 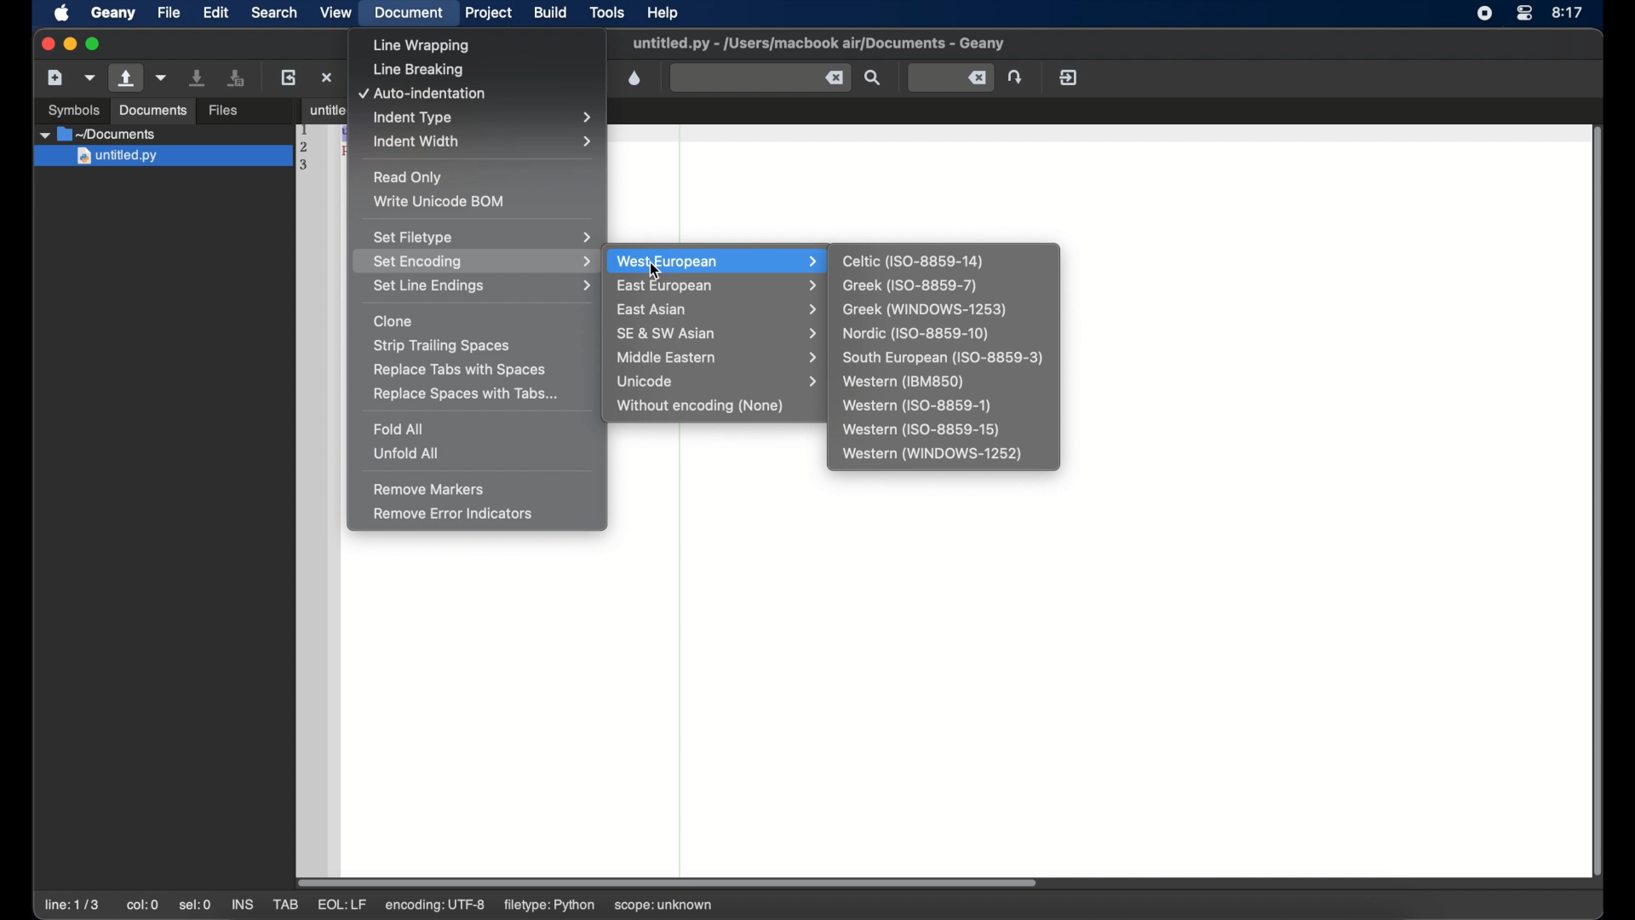 I want to click on greek, so click(x=910, y=286).